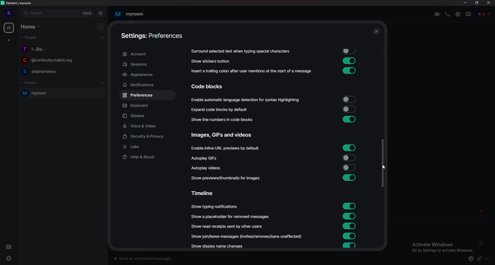 This screenshot has width=495, height=265. I want to click on timeline, so click(205, 193).